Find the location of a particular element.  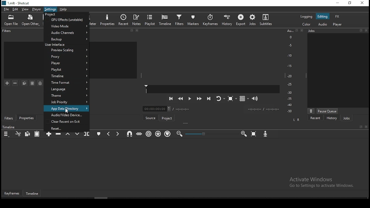

reset is located at coordinates (66, 127).